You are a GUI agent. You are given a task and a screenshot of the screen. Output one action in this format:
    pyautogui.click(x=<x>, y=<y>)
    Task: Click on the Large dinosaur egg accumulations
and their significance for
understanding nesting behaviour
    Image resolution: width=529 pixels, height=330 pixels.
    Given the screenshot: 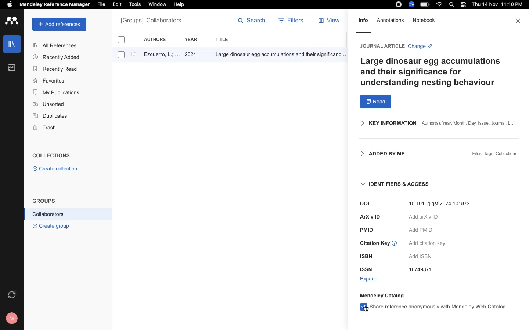 What is the action you would take?
    pyautogui.click(x=433, y=72)
    